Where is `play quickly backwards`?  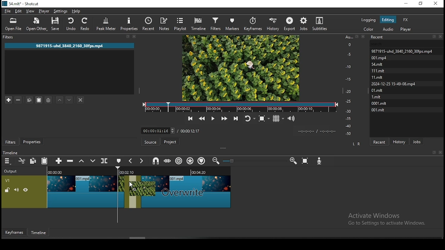 play quickly backwards is located at coordinates (201, 119).